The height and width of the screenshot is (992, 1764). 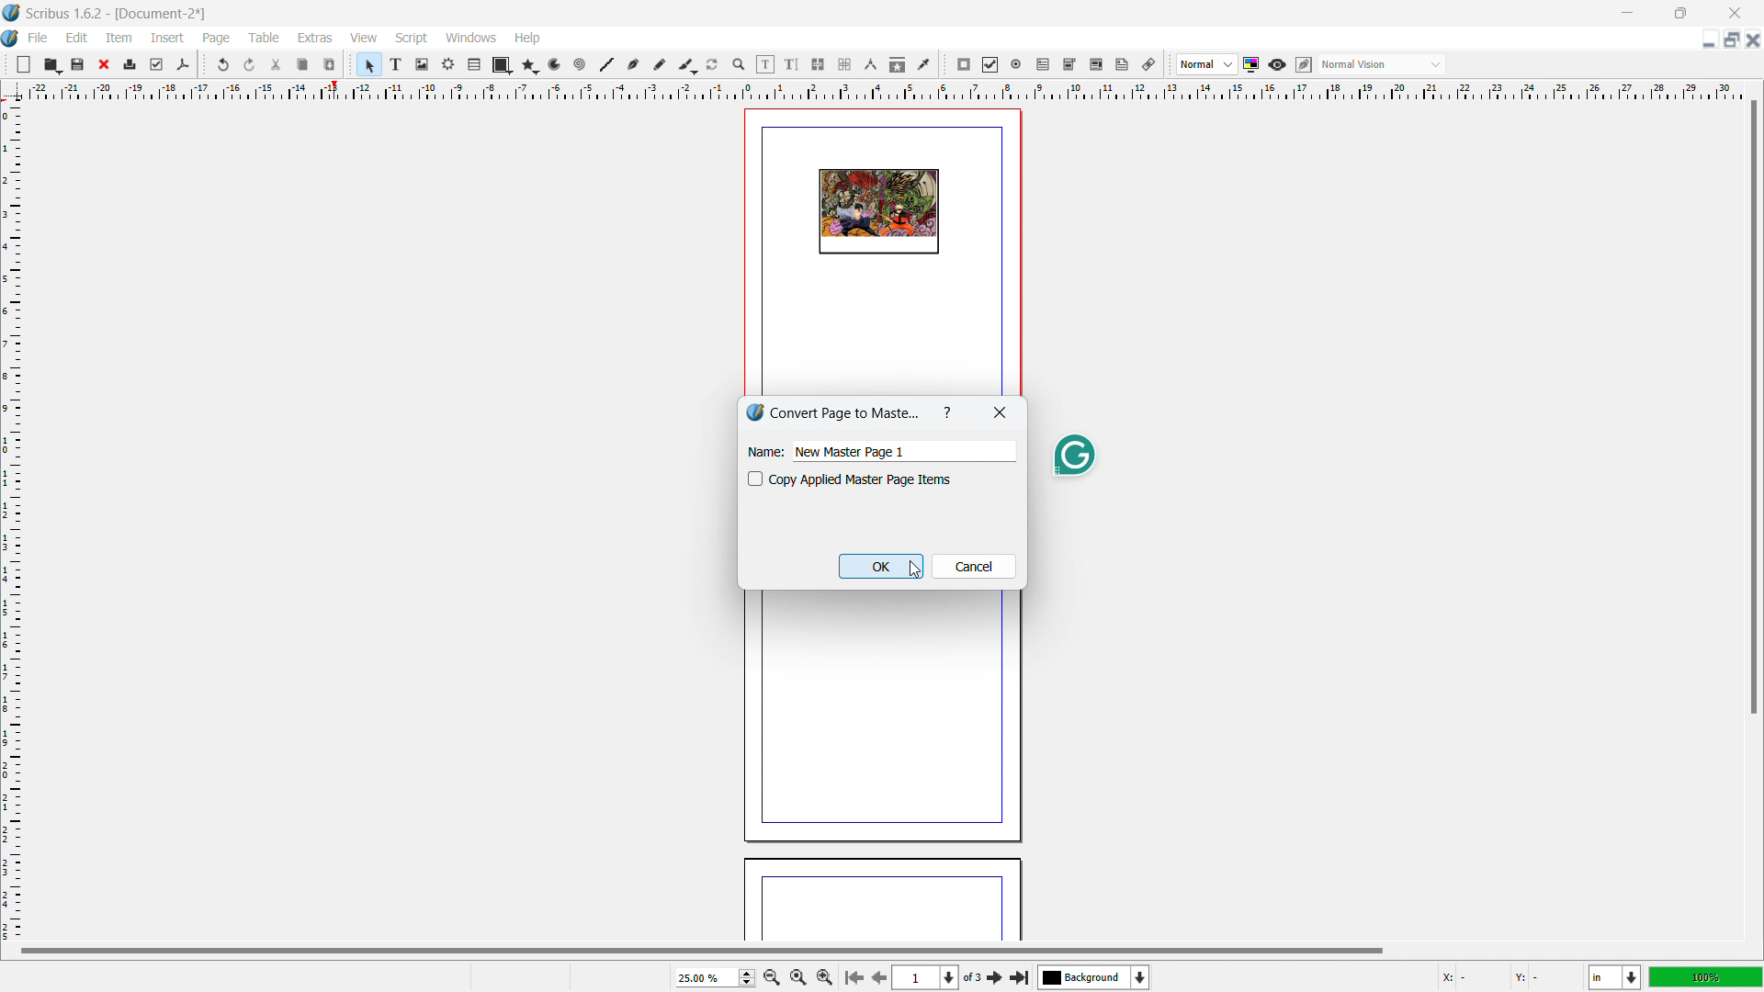 What do you see at coordinates (819, 65) in the screenshot?
I see `link text frames` at bounding box center [819, 65].